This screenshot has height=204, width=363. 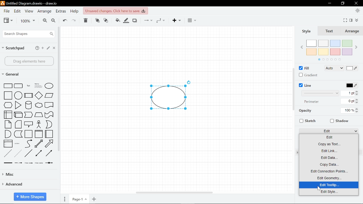 I want to click on Current file - Untitled Diagram.drawio - draw.io, so click(x=31, y=3).